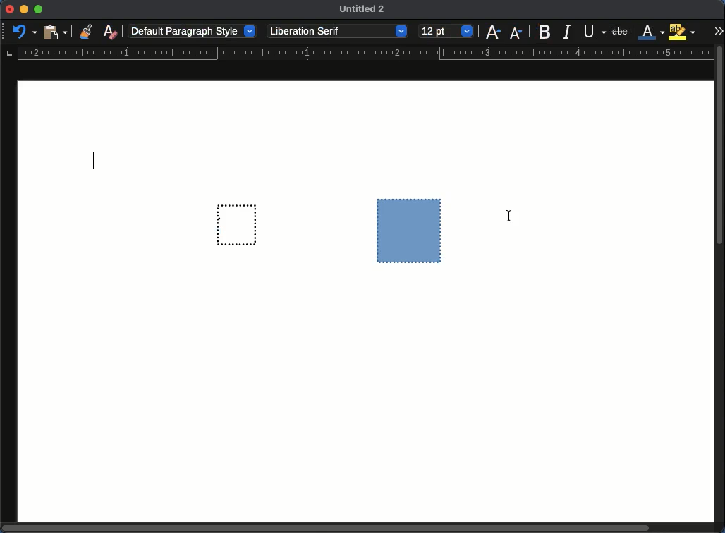  What do you see at coordinates (334, 225) in the screenshot?
I see `grouped` at bounding box center [334, 225].